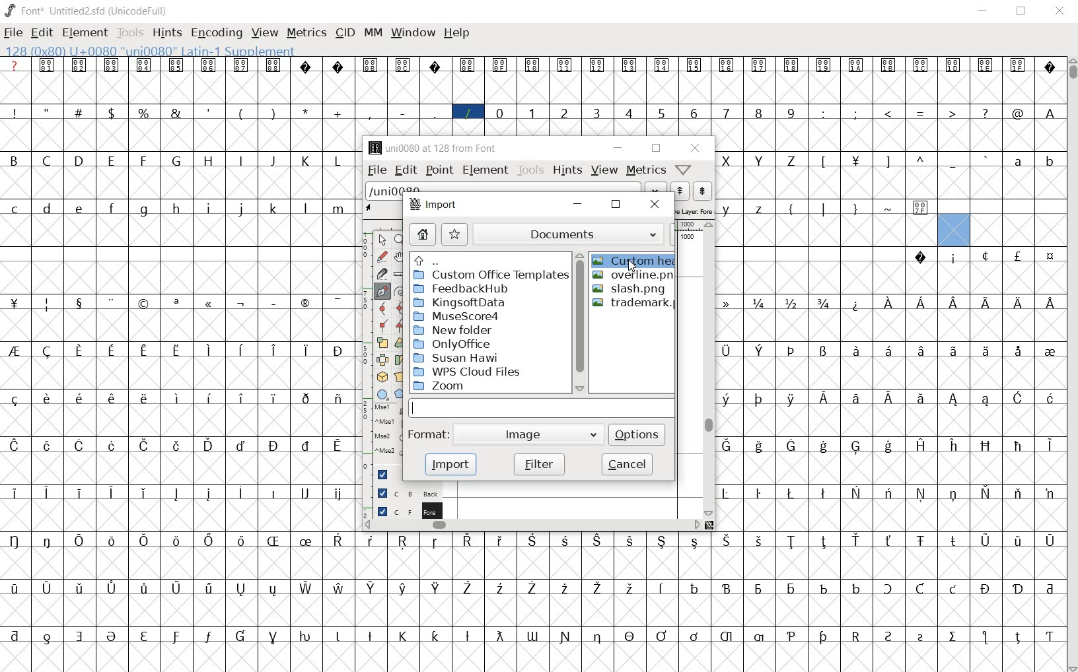 This screenshot has height=672, width=1078. What do you see at coordinates (144, 352) in the screenshot?
I see `glyph` at bounding box center [144, 352].